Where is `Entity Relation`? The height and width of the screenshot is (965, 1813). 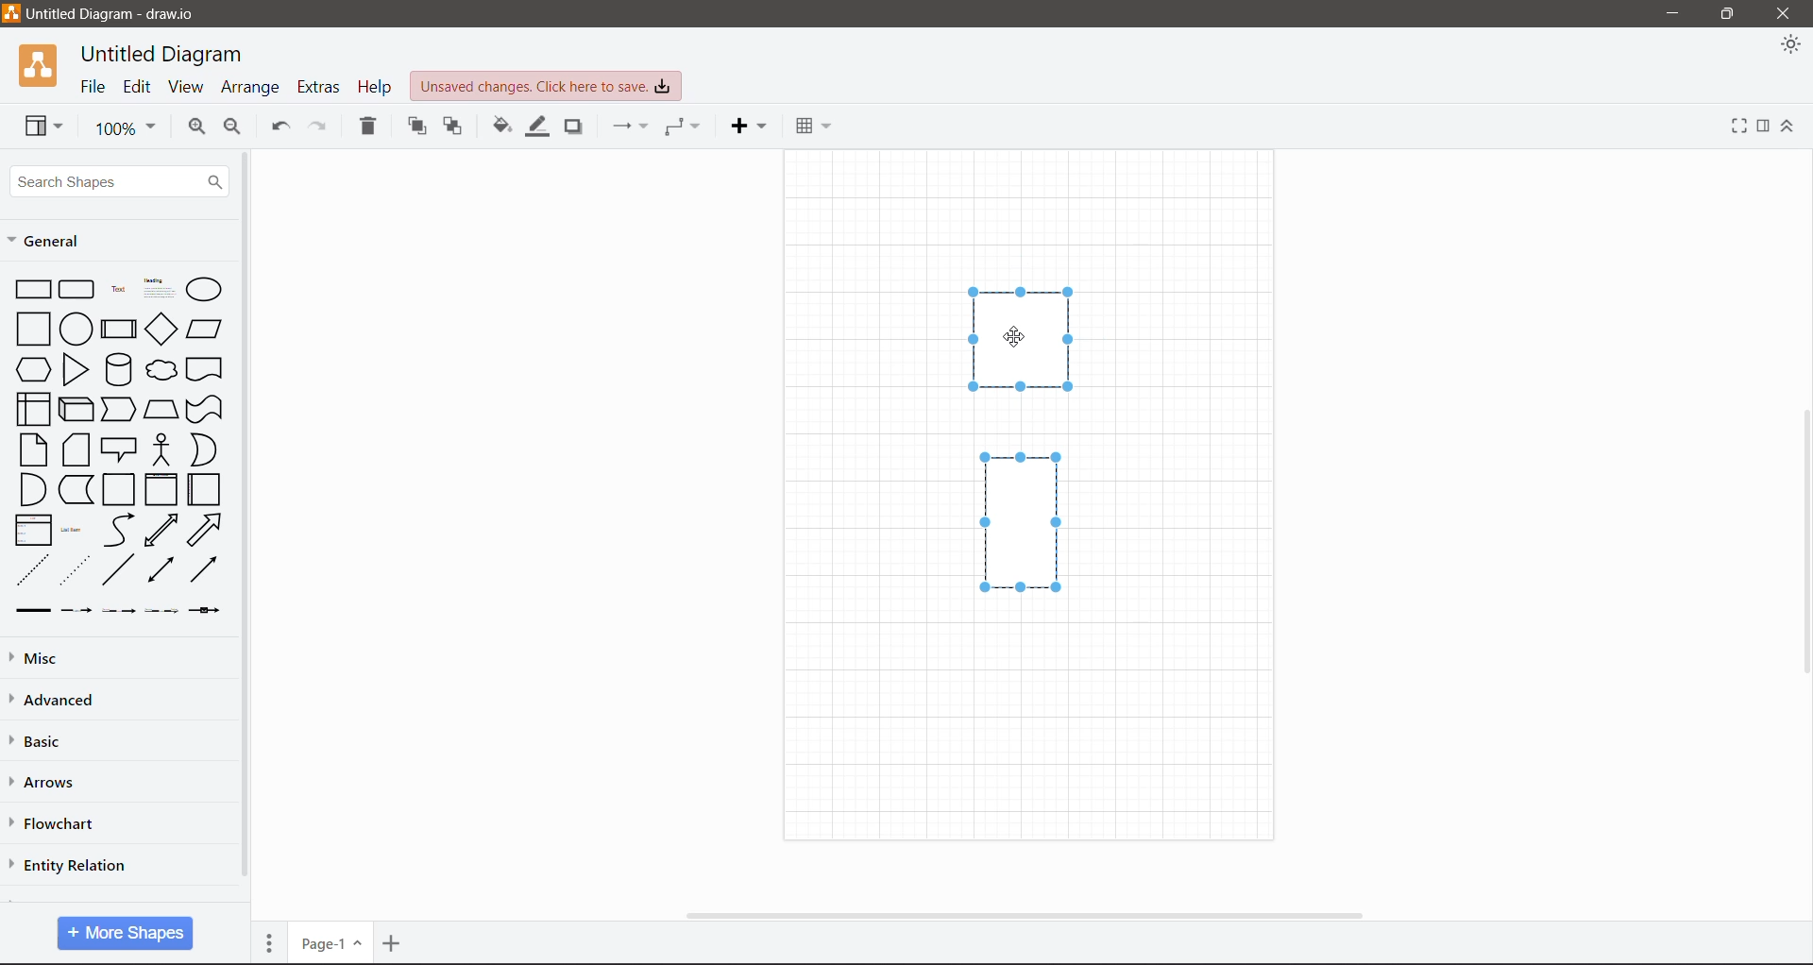
Entity Relation is located at coordinates (68, 864).